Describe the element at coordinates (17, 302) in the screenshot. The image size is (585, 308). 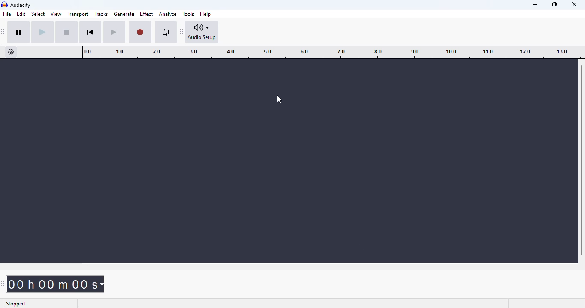
I see `stopped` at that location.